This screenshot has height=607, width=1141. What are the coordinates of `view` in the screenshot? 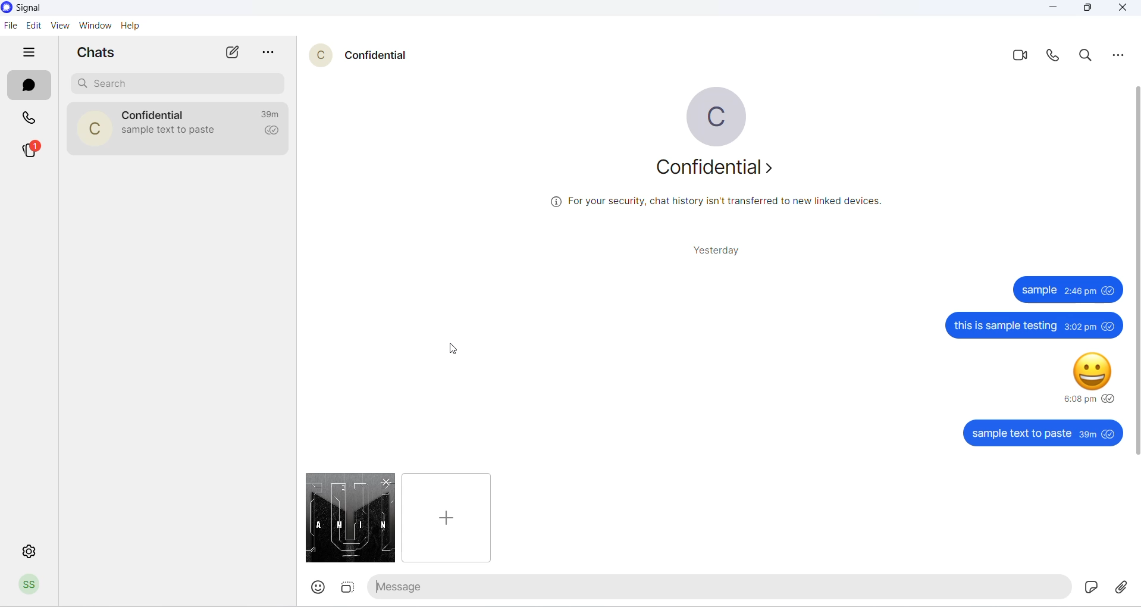 It's located at (58, 26).